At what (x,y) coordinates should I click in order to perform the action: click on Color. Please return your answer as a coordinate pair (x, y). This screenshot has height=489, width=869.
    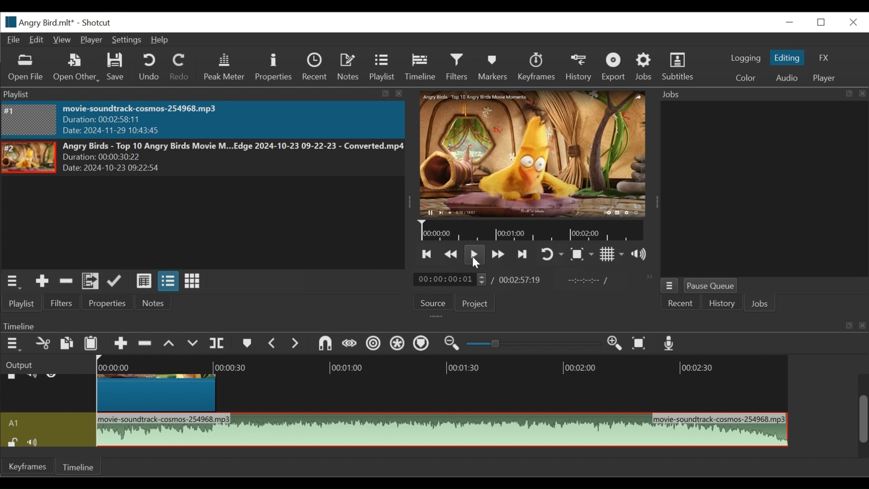
    Looking at the image, I should click on (746, 78).